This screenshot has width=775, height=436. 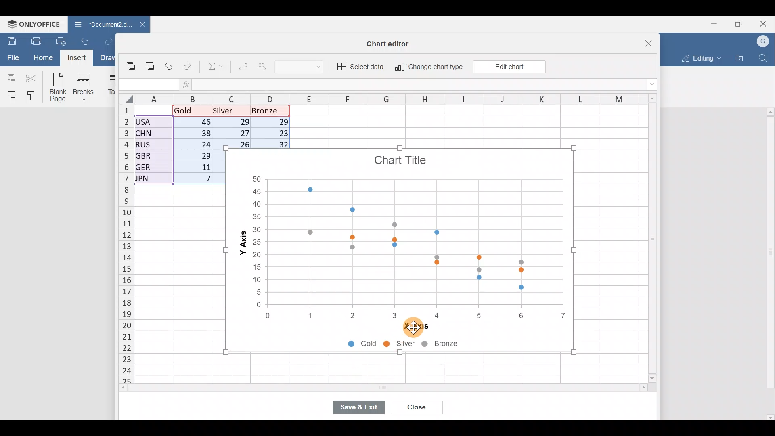 What do you see at coordinates (769, 264) in the screenshot?
I see `Scroll bar` at bounding box center [769, 264].